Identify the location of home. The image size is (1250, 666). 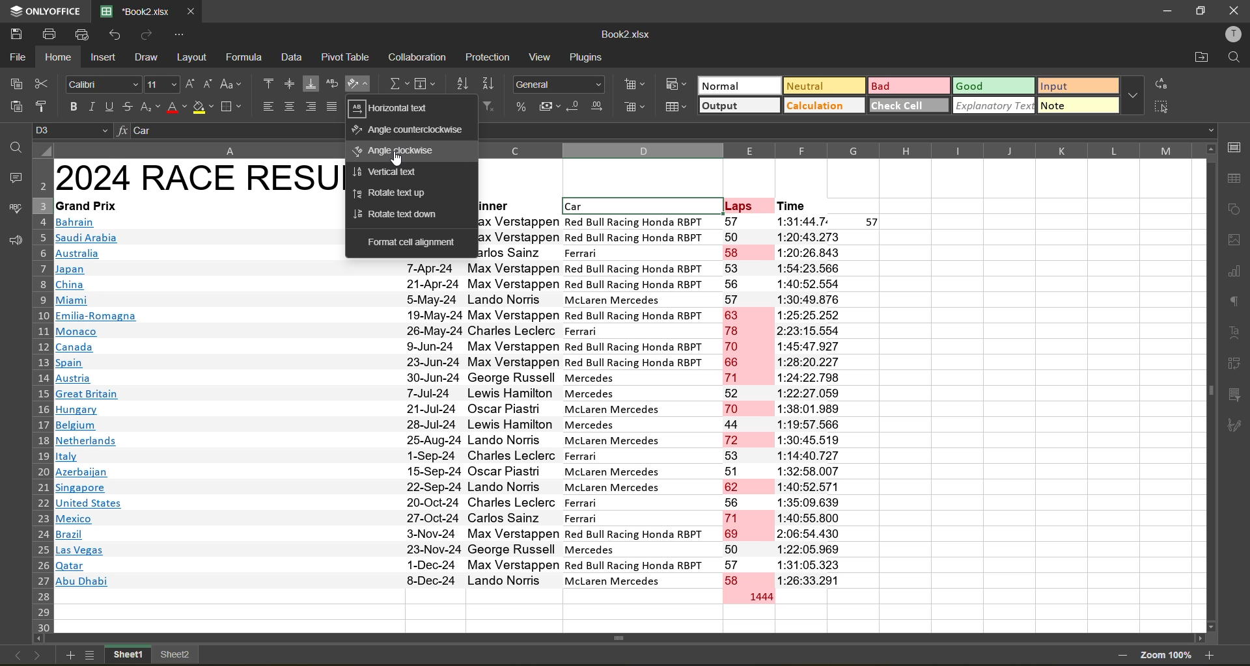
(58, 57).